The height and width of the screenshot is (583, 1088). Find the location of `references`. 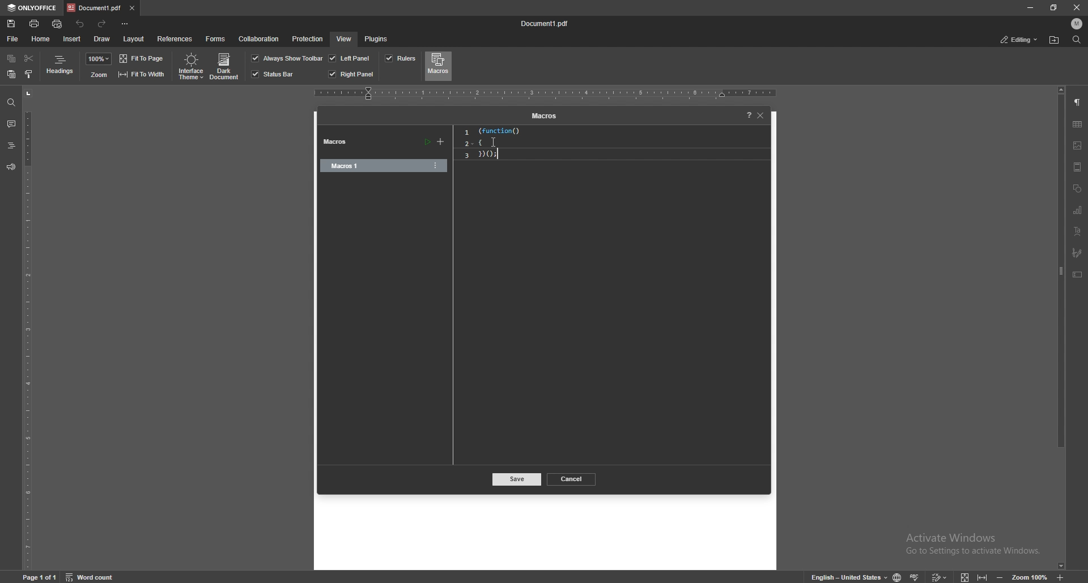

references is located at coordinates (175, 38).